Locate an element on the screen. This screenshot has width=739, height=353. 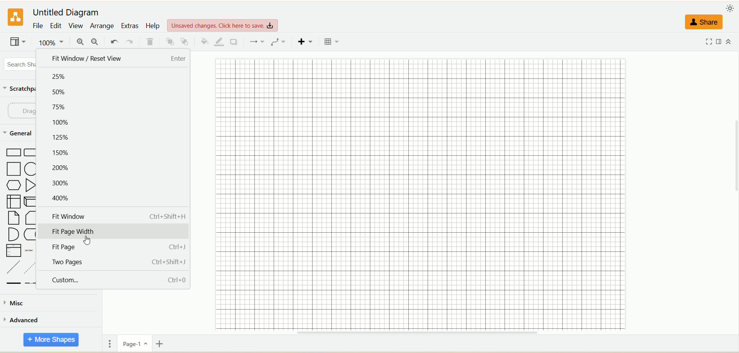
logo is located at coordinates (15, 17).